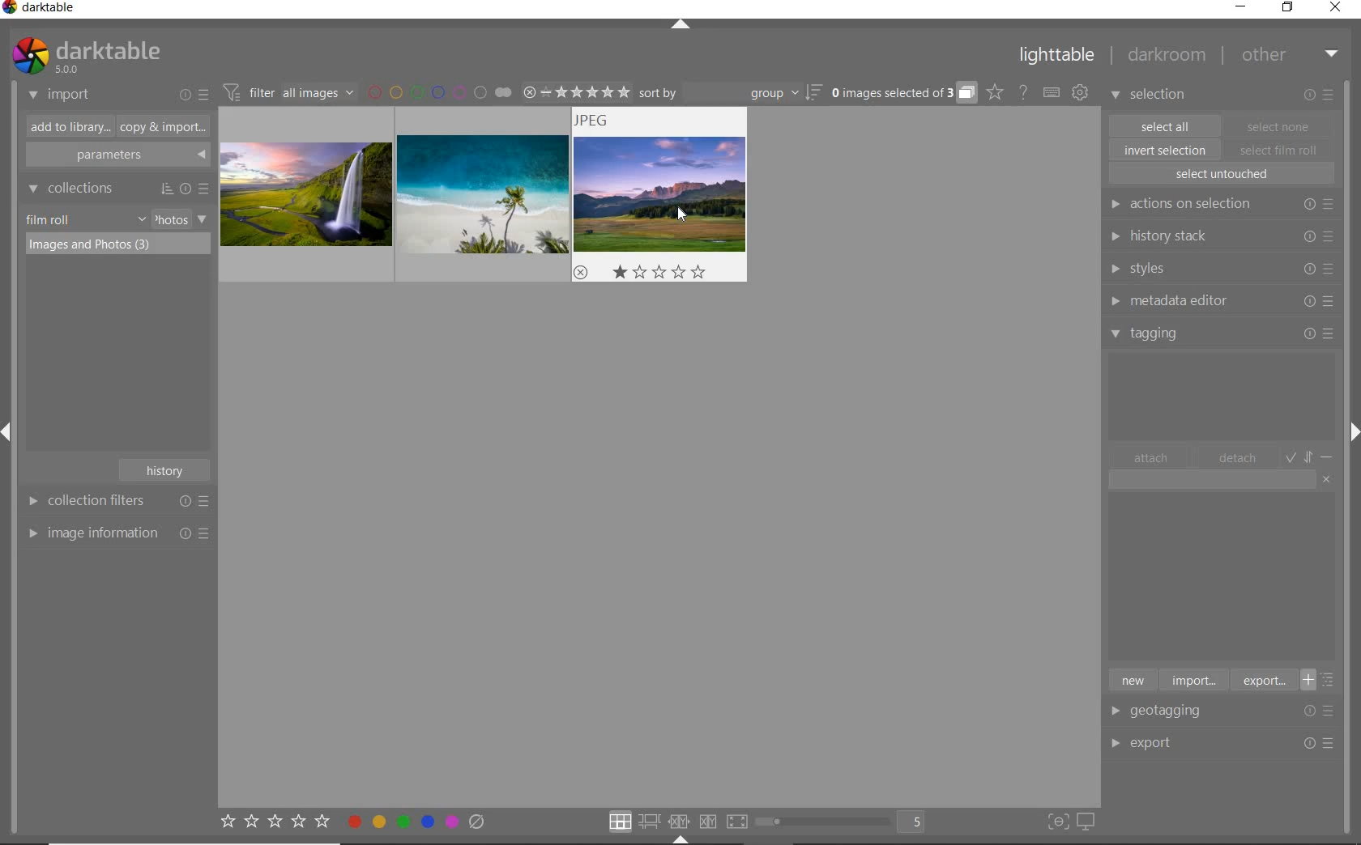 The image size is (1361, 845). Describe the element at coordinates (1320, 744) in the screenshot. I see `Options` at that location.